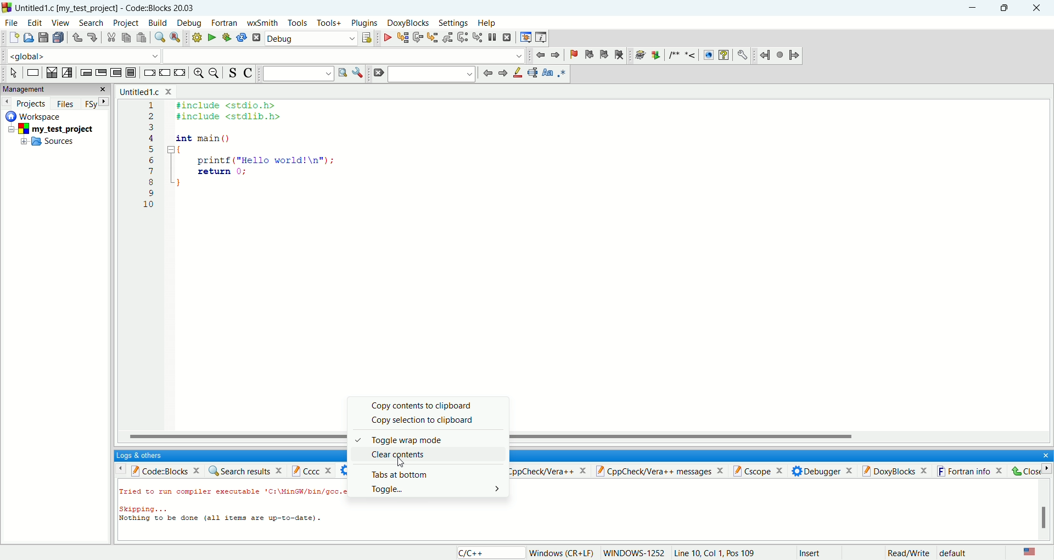 The height and width of the screenshot is (560, 1054). I want to click on read/write, so click(909, 553).